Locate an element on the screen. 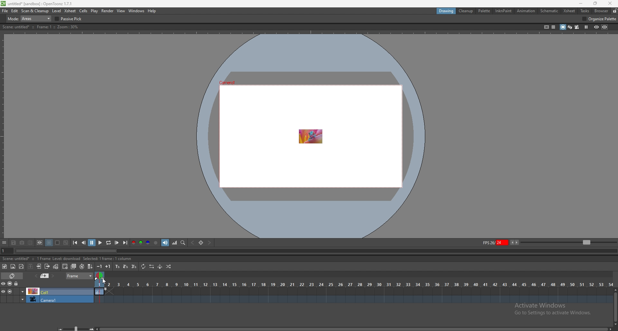 This screenshot has height=331, width=618. timeline is located at coordinates (354, 291).